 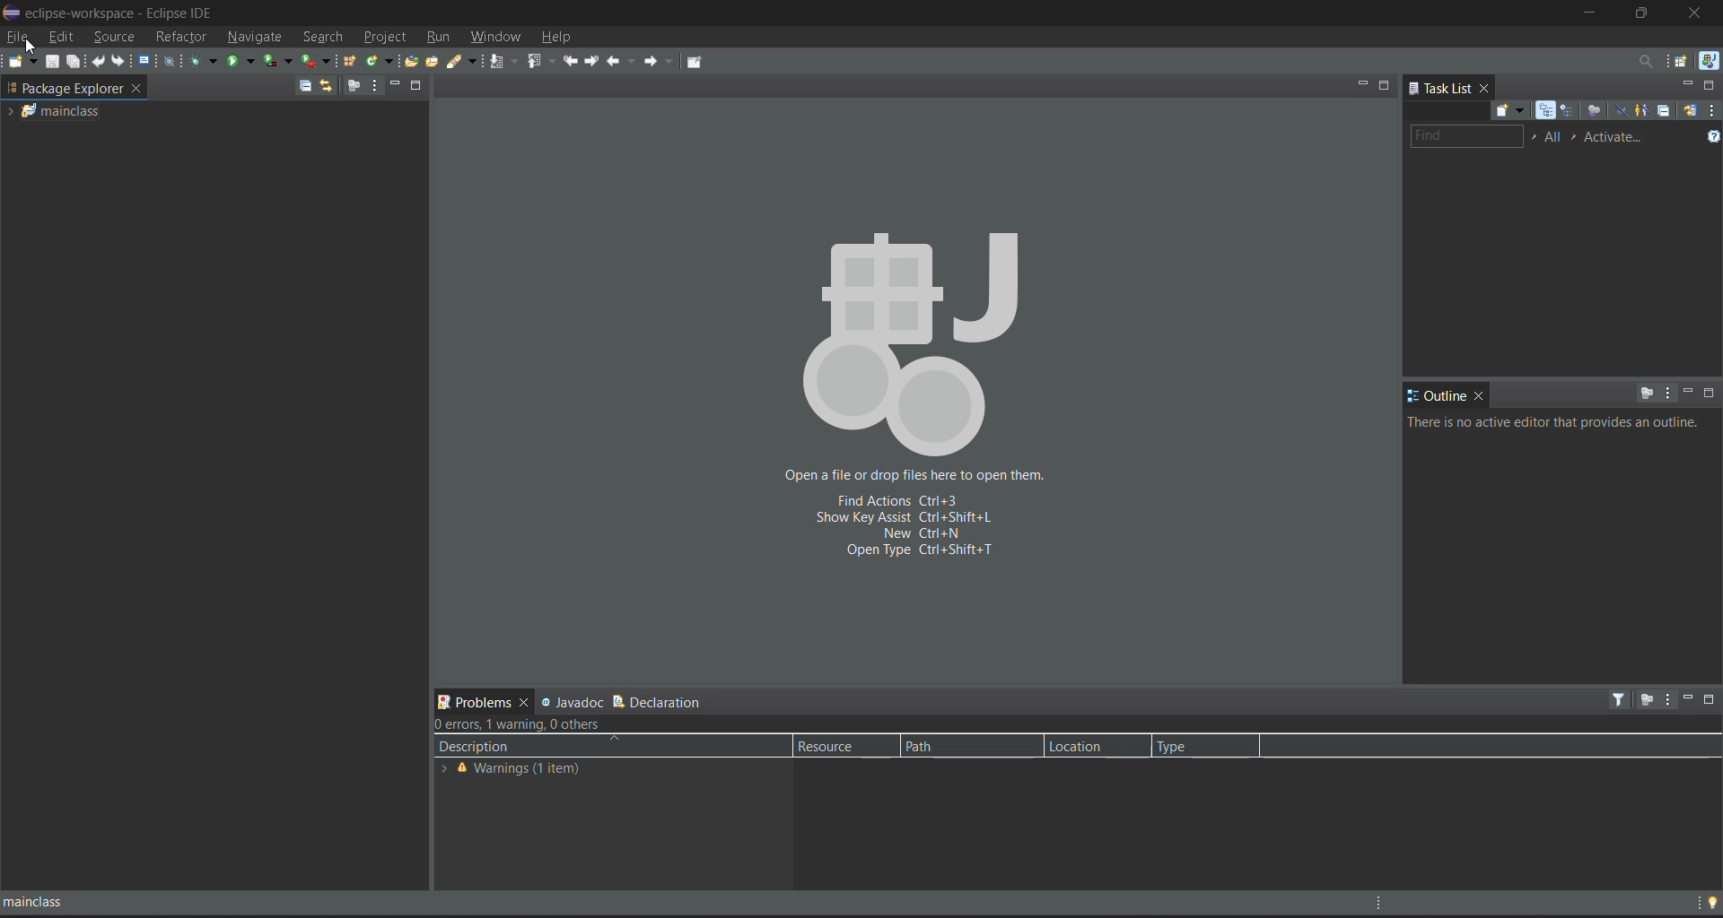 I want to click on select active task, so click(x=1578, y=138).